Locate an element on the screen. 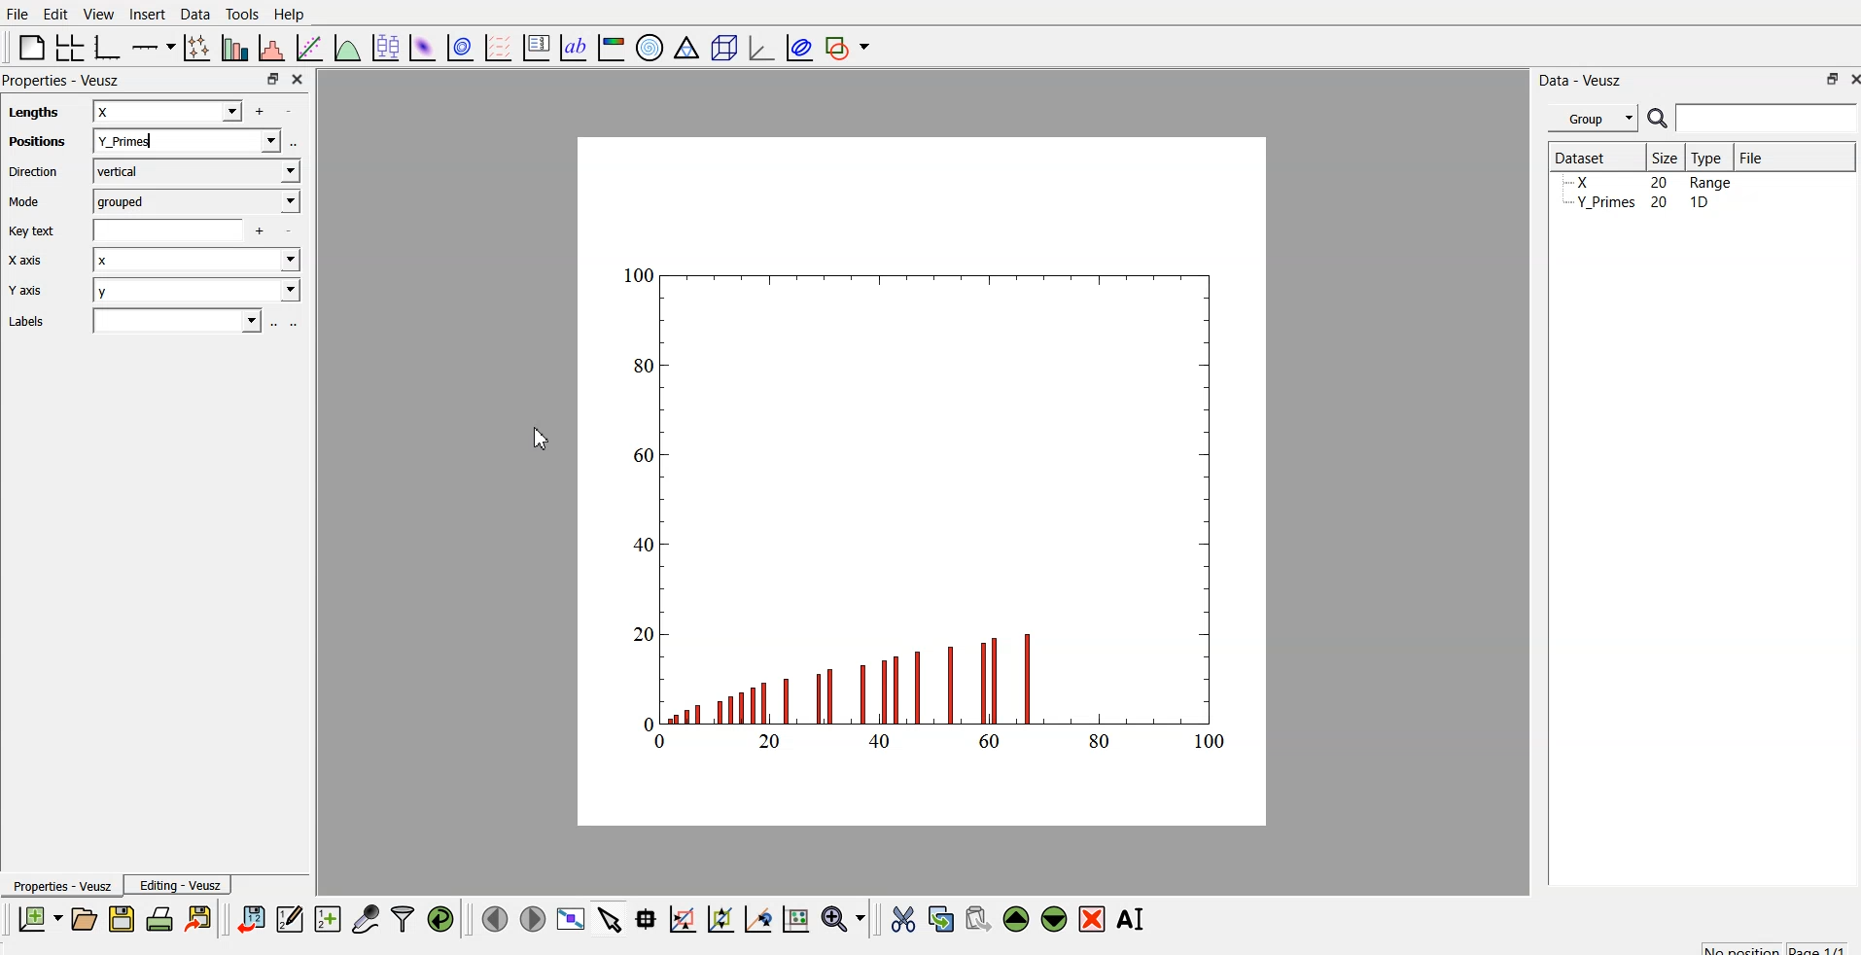 Image resolution: width=1861 pixels, height=955 pixels. Y axis y is located at coordinates (158, 292).